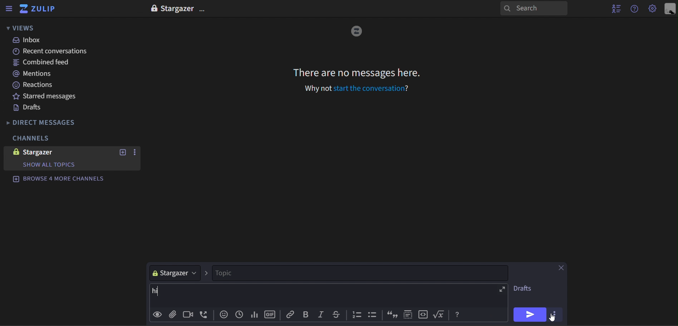  Describe the element at coordinates (526, 288) in the screenshot. I see `drafts` at that location.